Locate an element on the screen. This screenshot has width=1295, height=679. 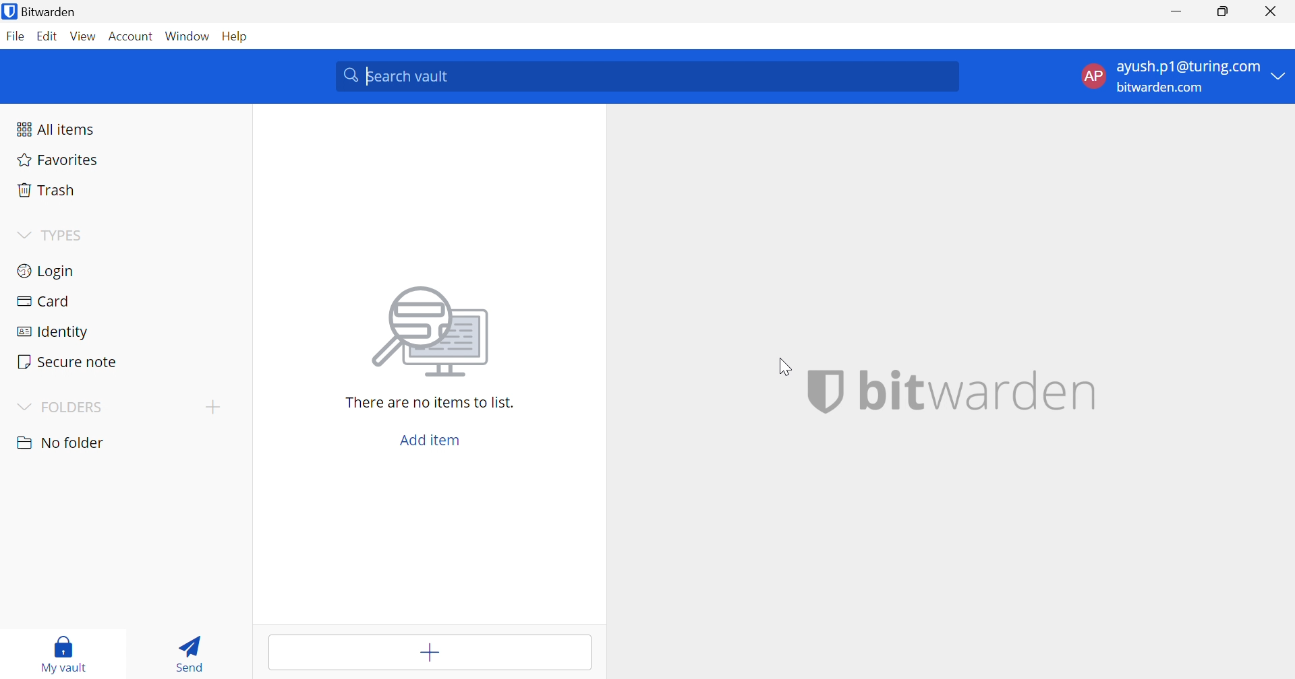
Help is located at coordinates (236, 36).